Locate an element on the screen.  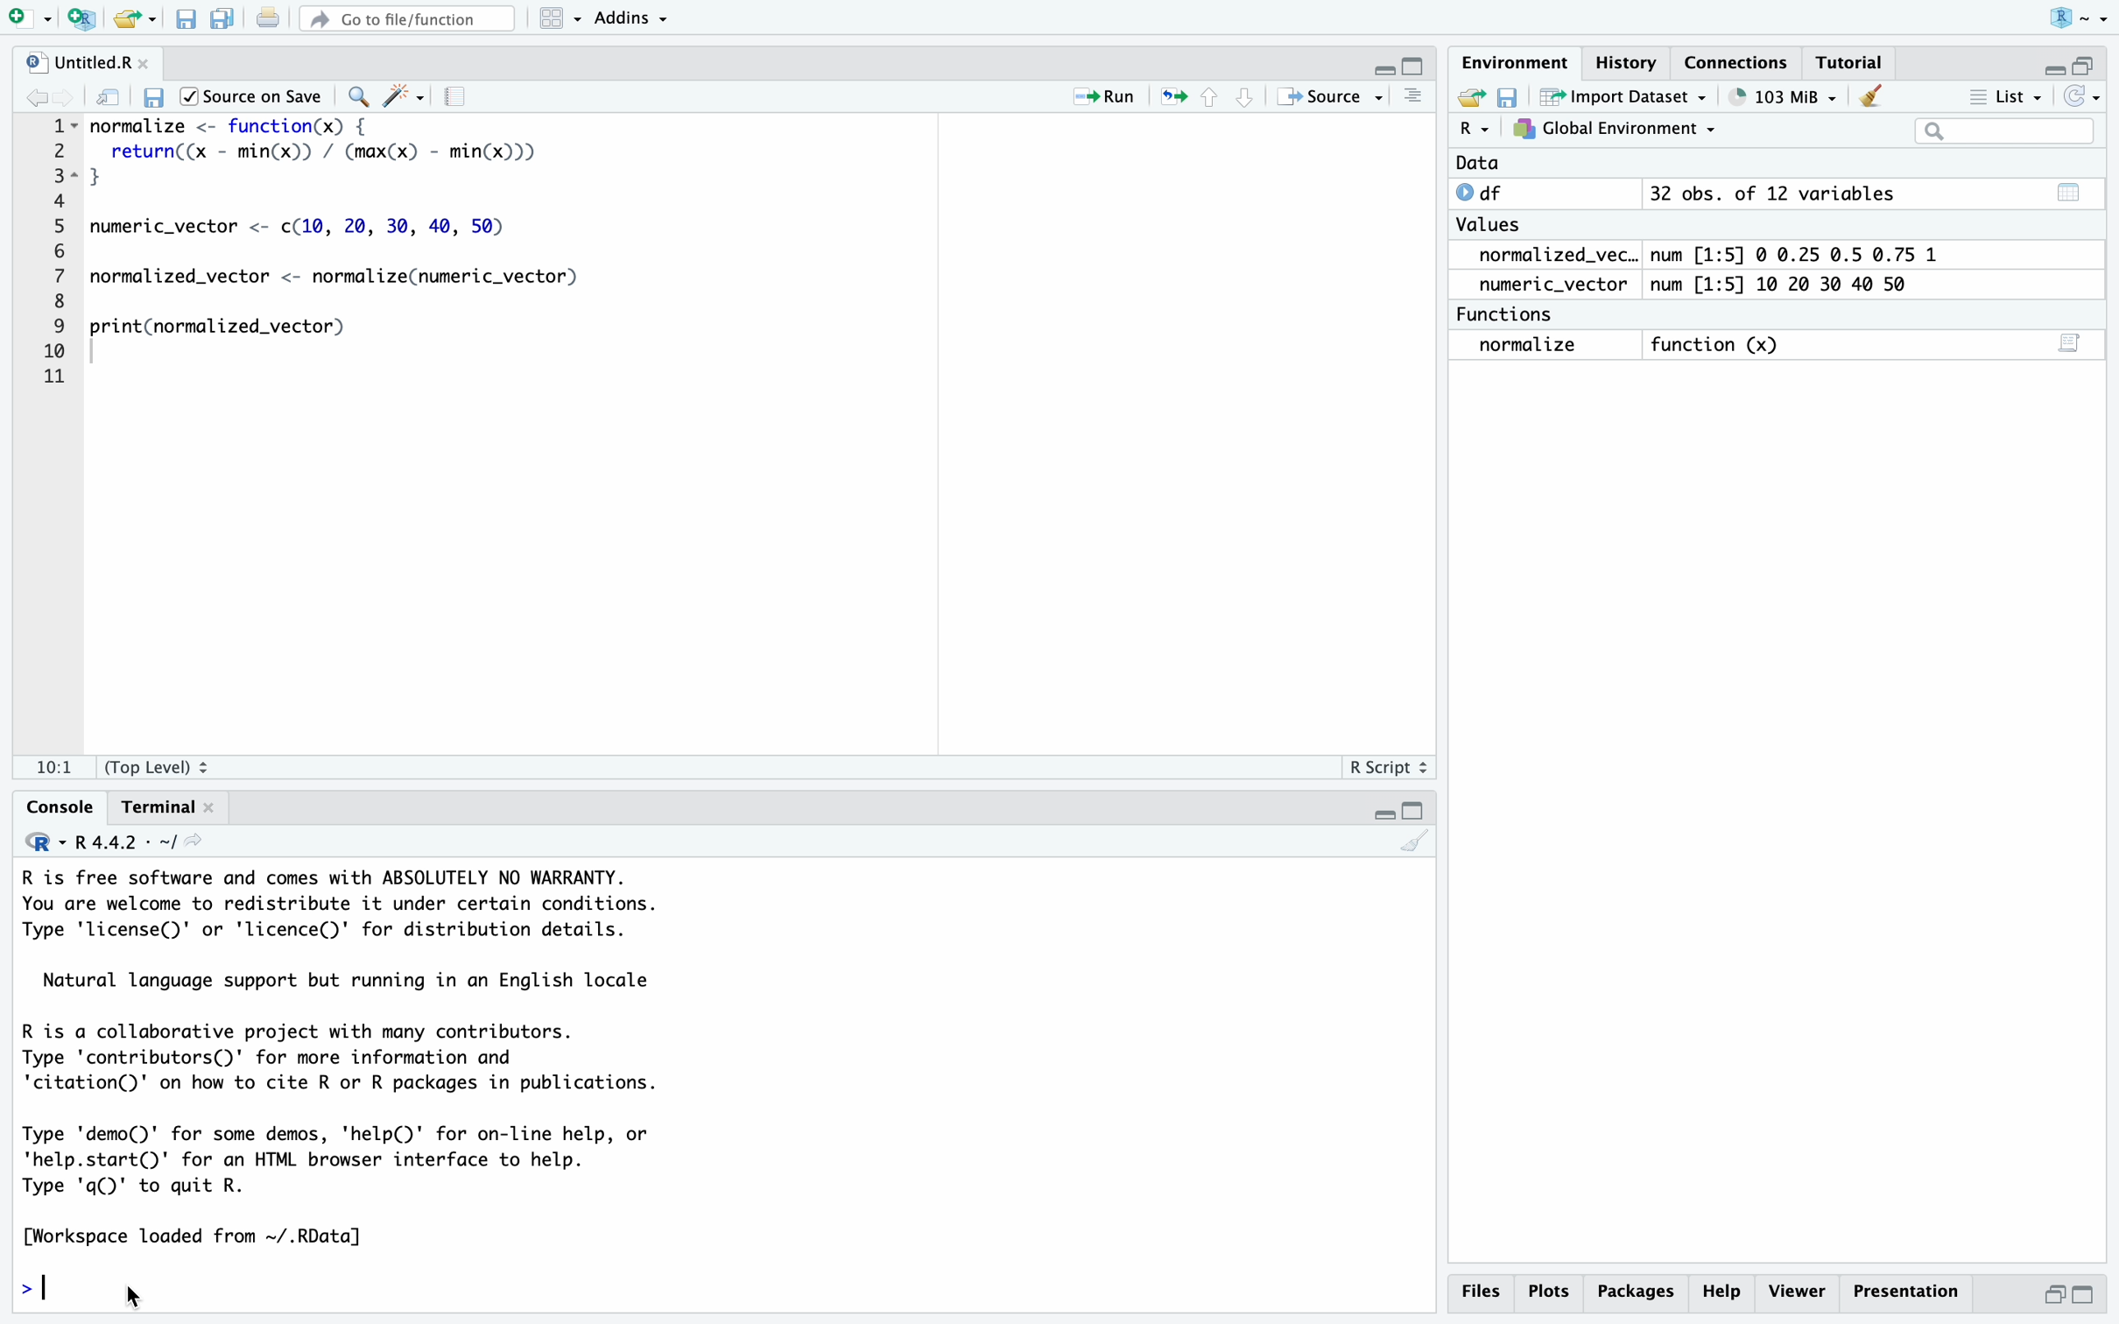
Maximize is located at coordinates (2088, 59).